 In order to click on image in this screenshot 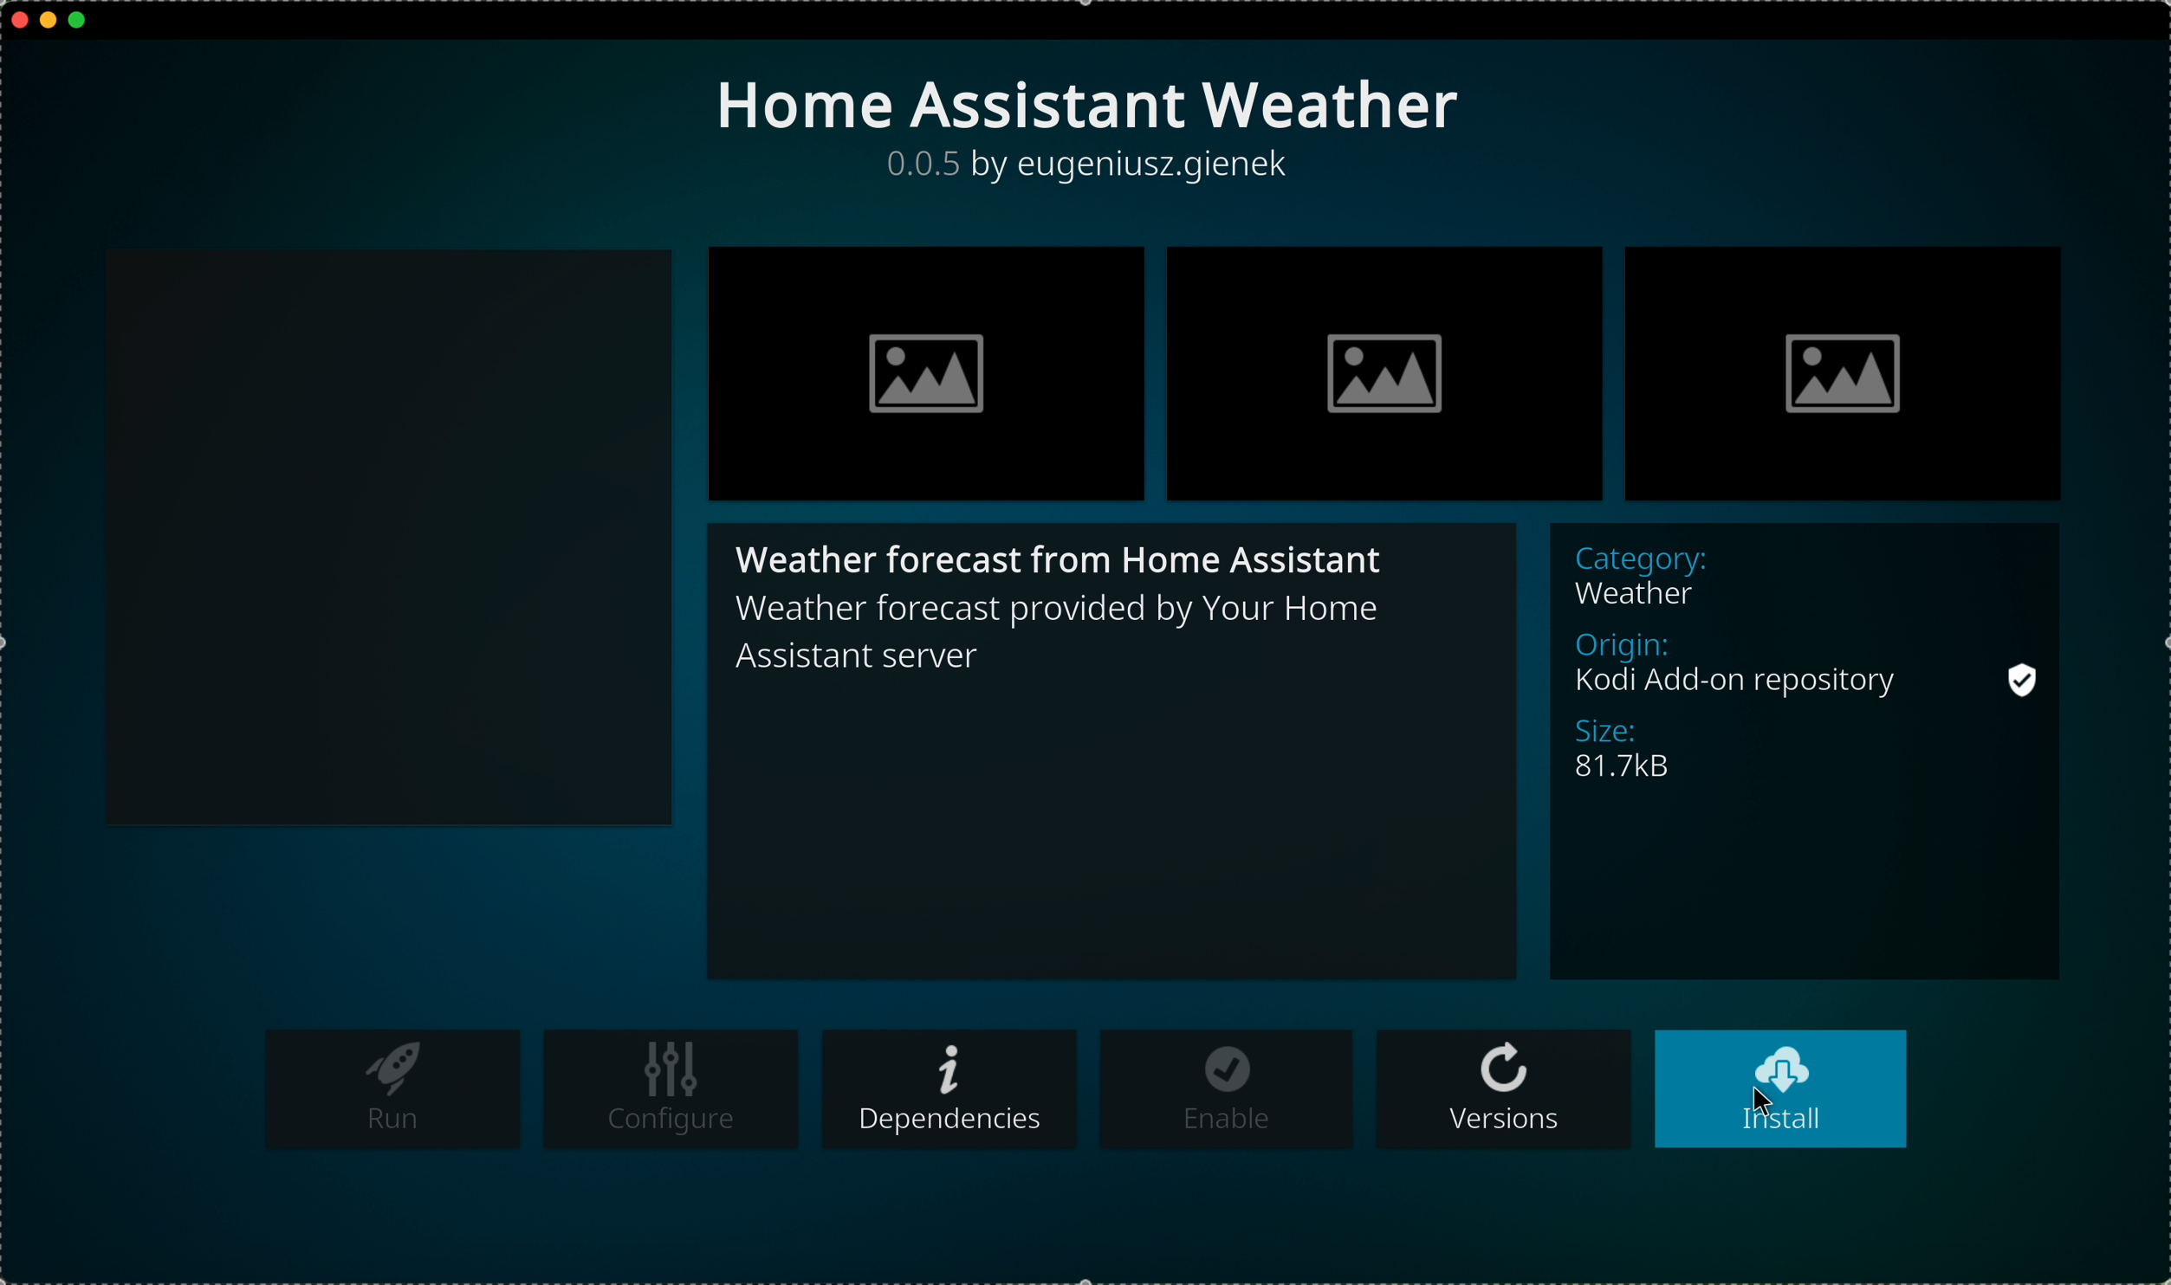, I will do `click(1385, 376)`.